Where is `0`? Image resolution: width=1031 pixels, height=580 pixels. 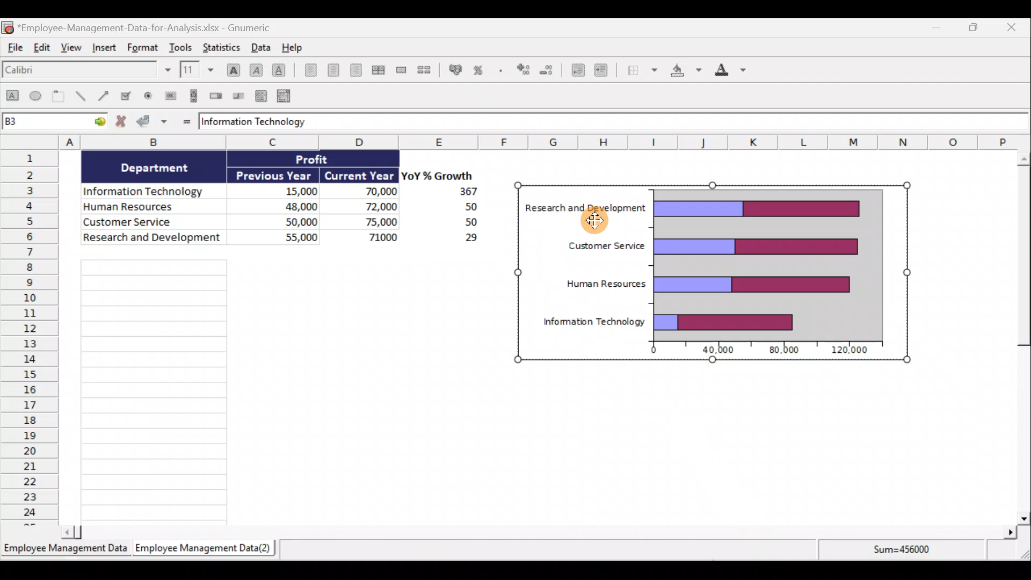 0 is located at coordinates (649, 351).